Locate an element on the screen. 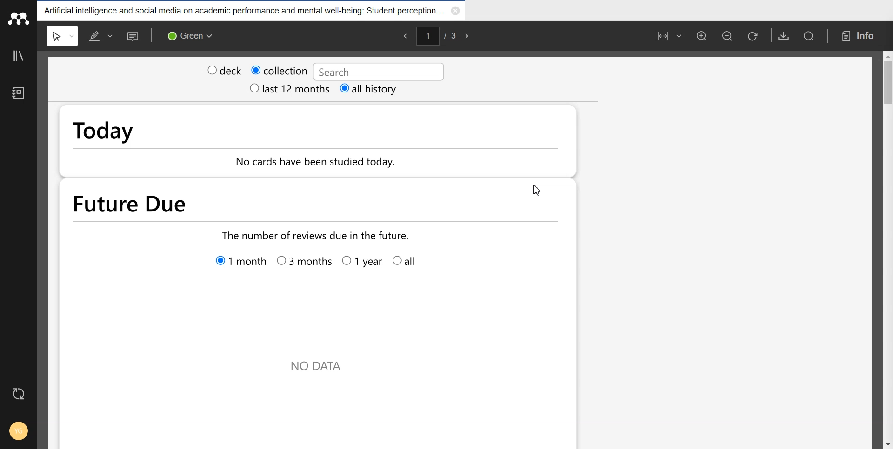 The height and width of the screenshot is (449, 893). 1 year is located at coordinates (361, 263).